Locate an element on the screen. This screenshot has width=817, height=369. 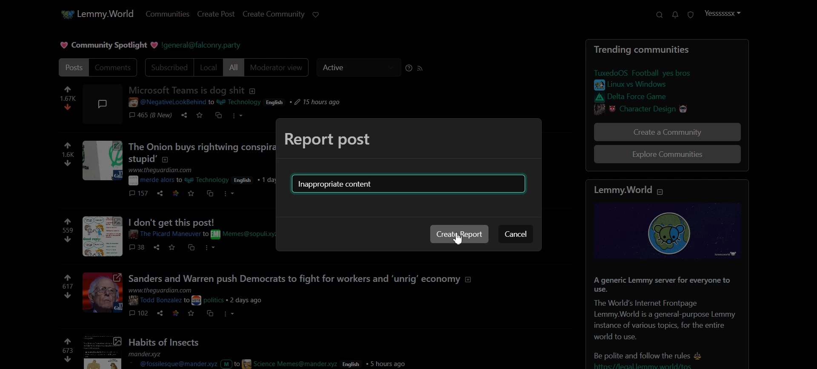
Create Report is located at coordinates (459, 234).